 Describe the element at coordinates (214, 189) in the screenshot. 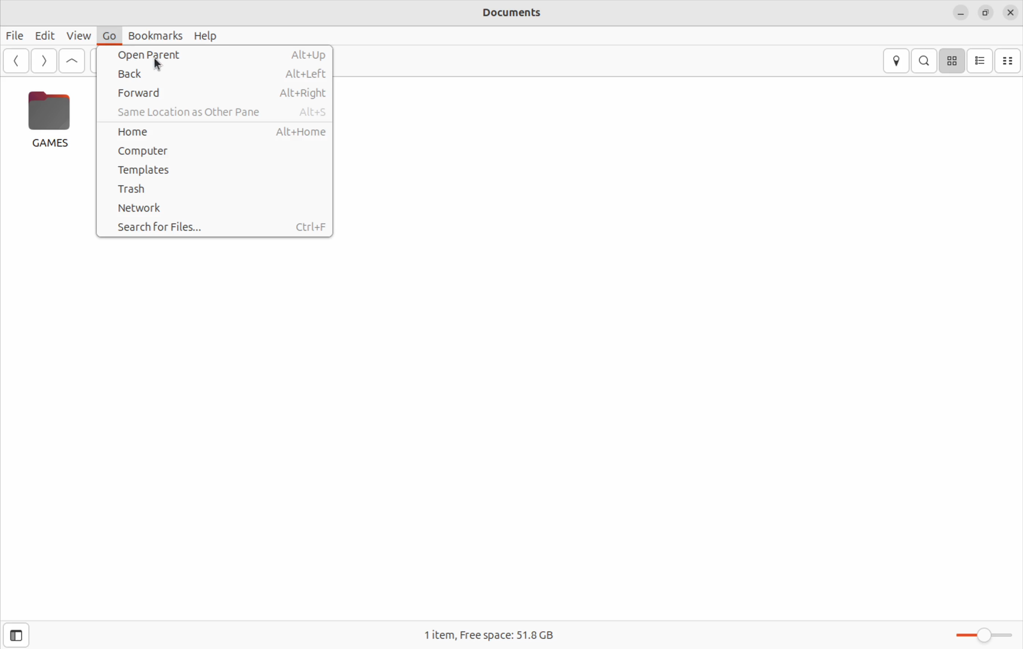

I see `trash` at that location.